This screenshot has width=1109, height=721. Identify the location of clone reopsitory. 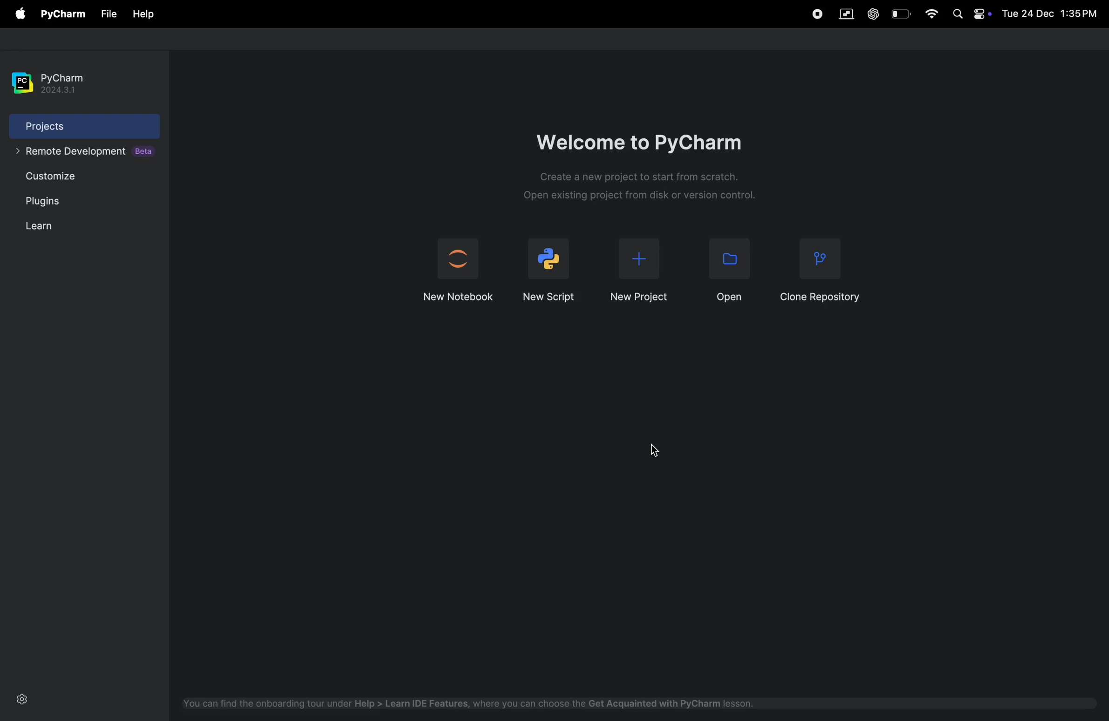
(820, 270).